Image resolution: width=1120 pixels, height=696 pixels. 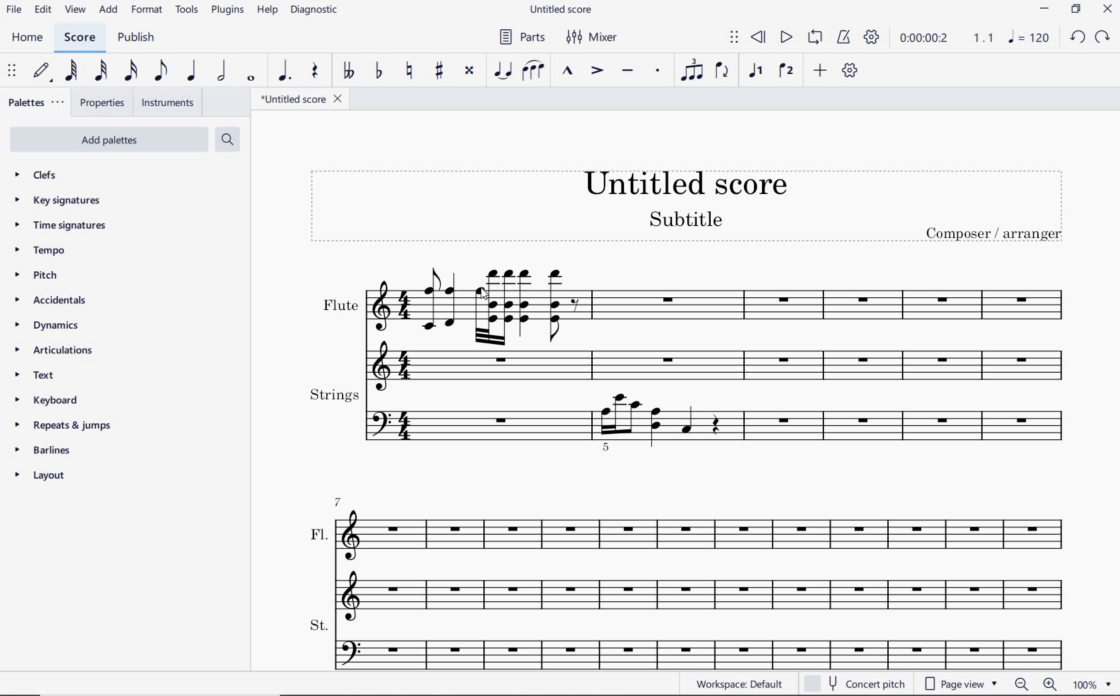 I want to click on REST, so click(x=315, y=70).